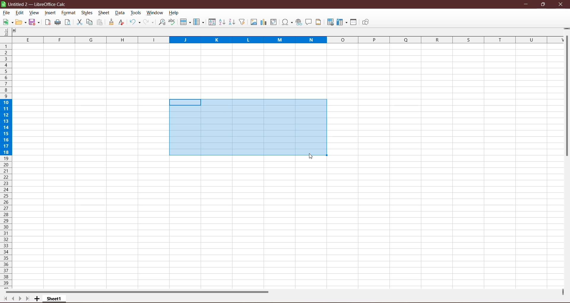  What do you see at coordinates (69, 22) in the screenshot?
I see `Toggle Print Preview` at bounding box center [69, 22].